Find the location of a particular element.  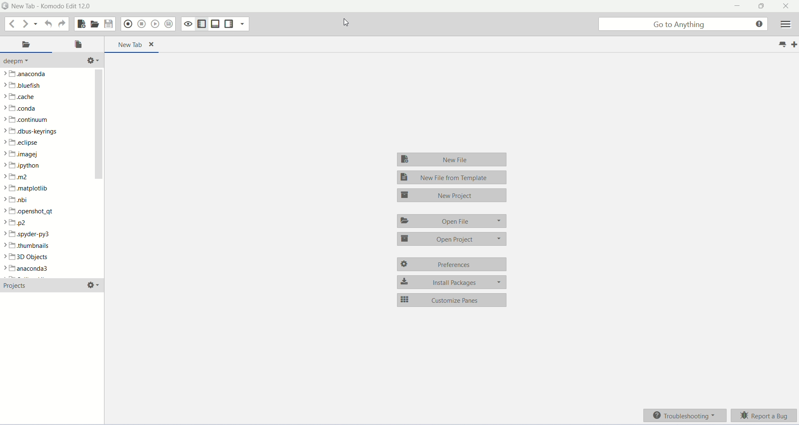

show/hide bottom pane is located at coordinates (215, 23).